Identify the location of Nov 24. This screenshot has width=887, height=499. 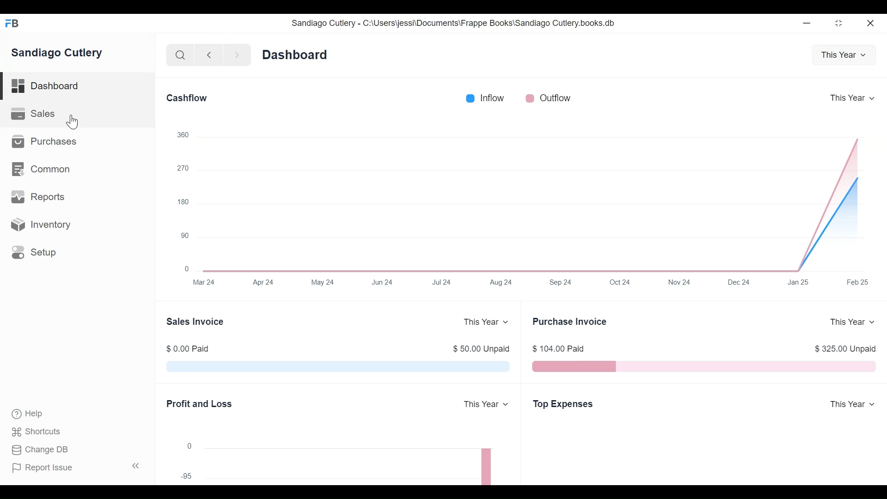
(677, 282).